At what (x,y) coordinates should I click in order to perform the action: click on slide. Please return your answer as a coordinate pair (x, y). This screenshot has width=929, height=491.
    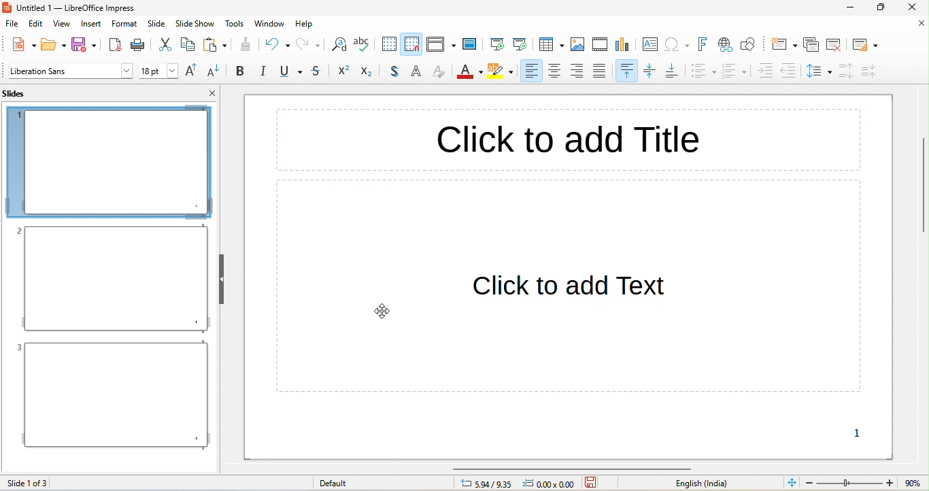
    Looking at the image, I should click on (158, 23).